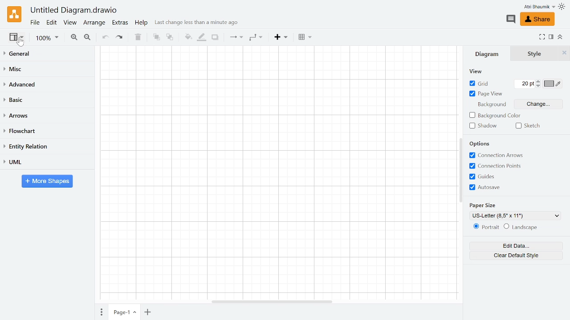 This screenshot has height=320, width=570. What do you see at coordinates (521, 228) in the screenshot?
I see `Landscape` at bounding box center [521, 228].